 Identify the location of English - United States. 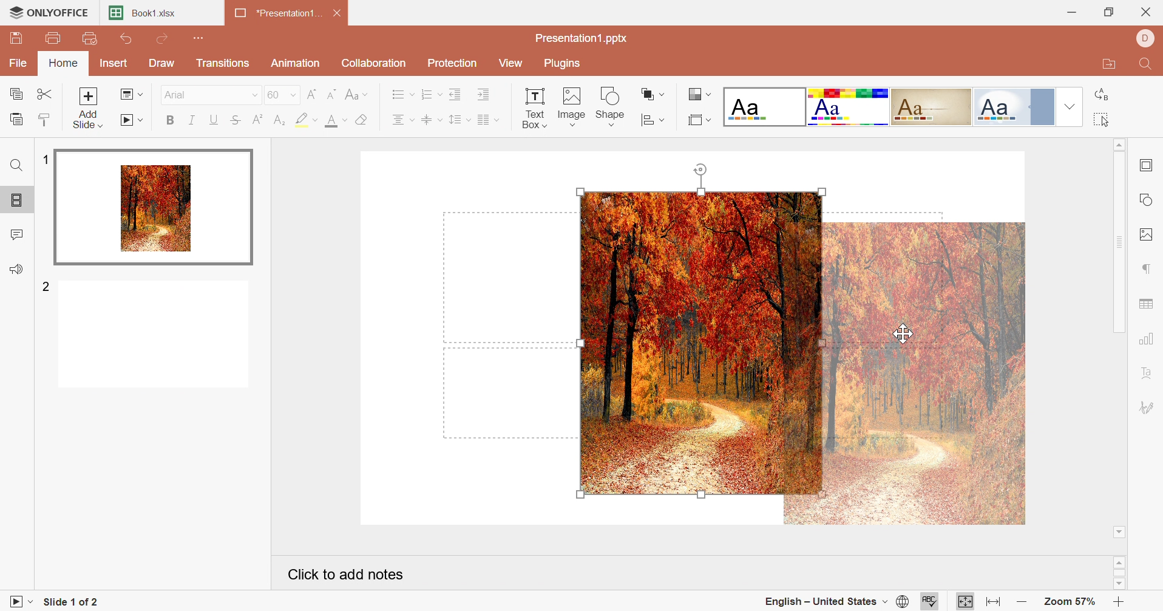
(825, 602).